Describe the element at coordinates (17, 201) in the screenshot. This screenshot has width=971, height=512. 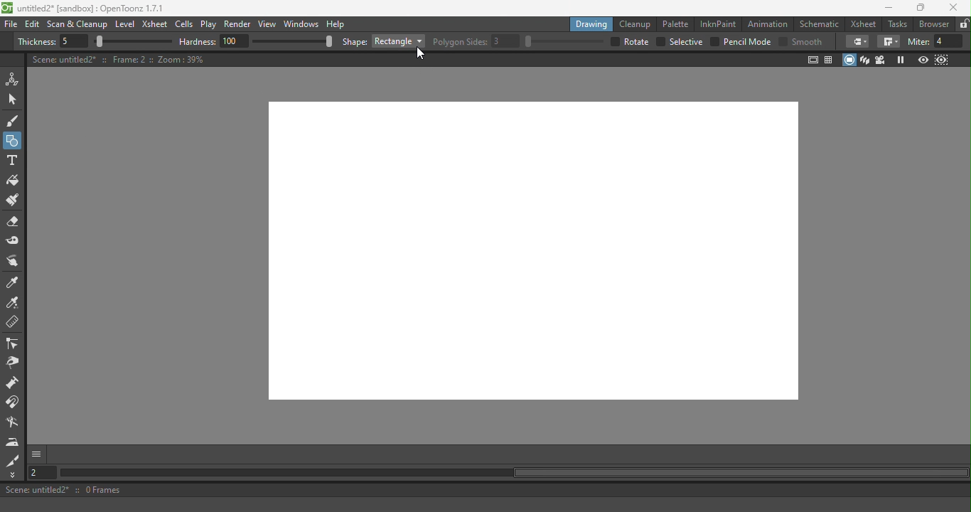
I see `Paint Brush tool` at that location.